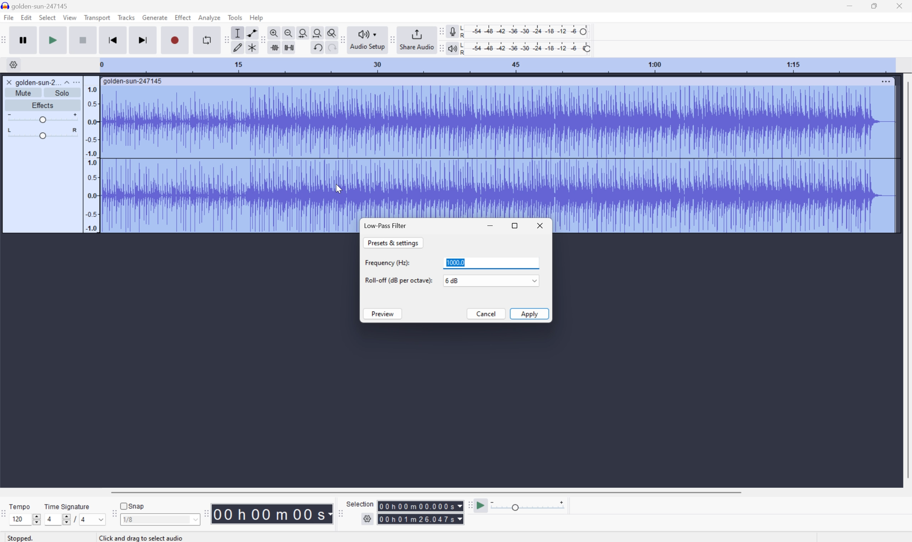 The image size is (912, 542). What do you see at coordinates (21, 537) in the screenshot?
I see `Stopped` at bounding box center [21, 537].